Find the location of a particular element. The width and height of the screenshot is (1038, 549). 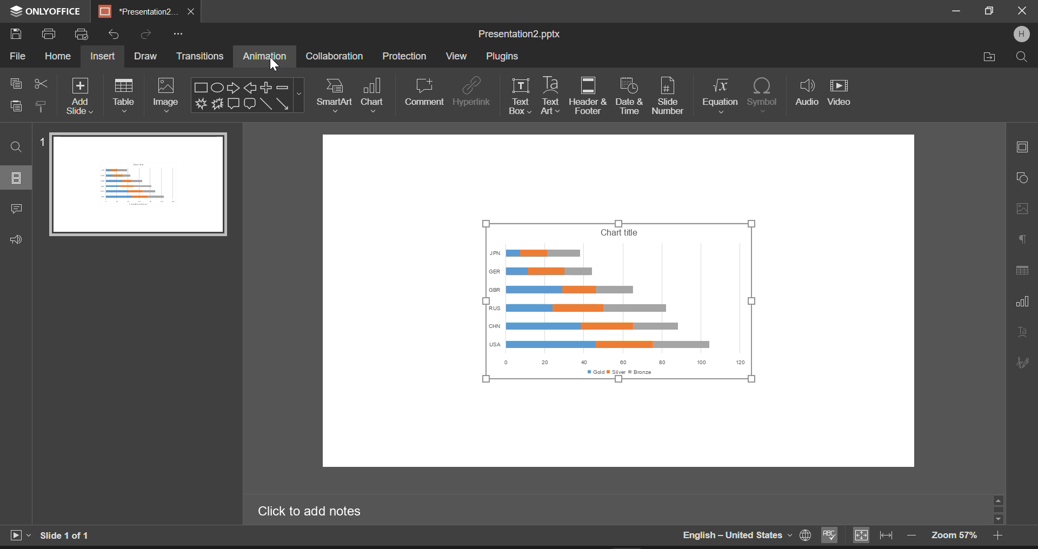

Close Tab is located at coordinates (192, 12).